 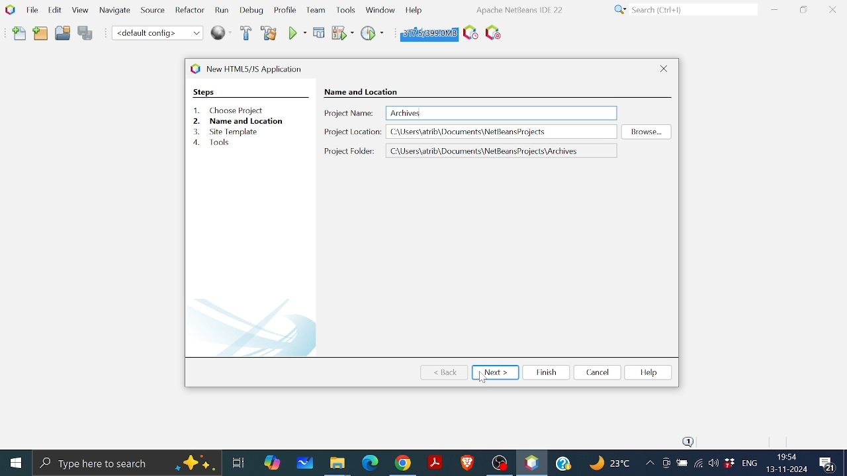 What do you see at coordinates (151, 13) in the screenshot?
I see `Source` at bounding box center [151, 13].